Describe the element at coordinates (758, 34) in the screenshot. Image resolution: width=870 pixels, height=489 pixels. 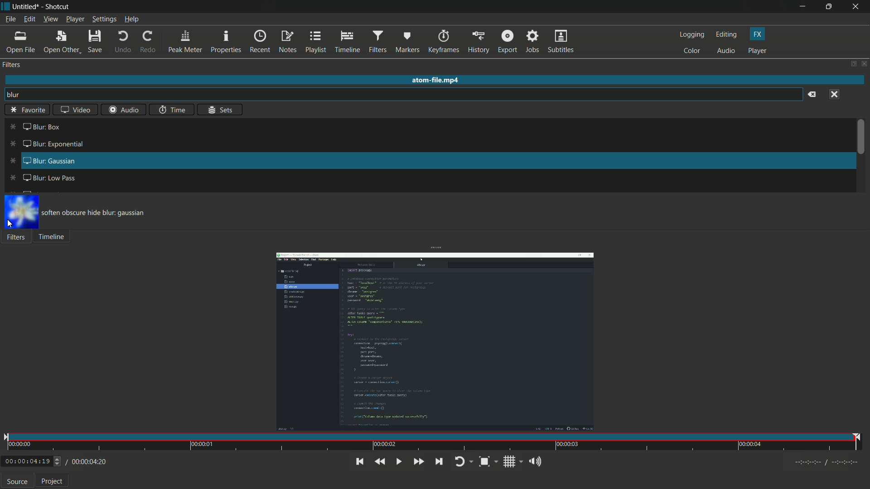
I see `fx` at that location.